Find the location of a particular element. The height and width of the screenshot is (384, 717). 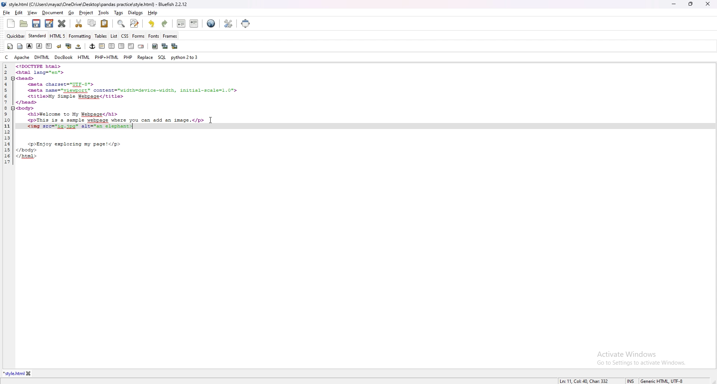

Generic HTML UTF-8 is located at coordinates (663, 380).